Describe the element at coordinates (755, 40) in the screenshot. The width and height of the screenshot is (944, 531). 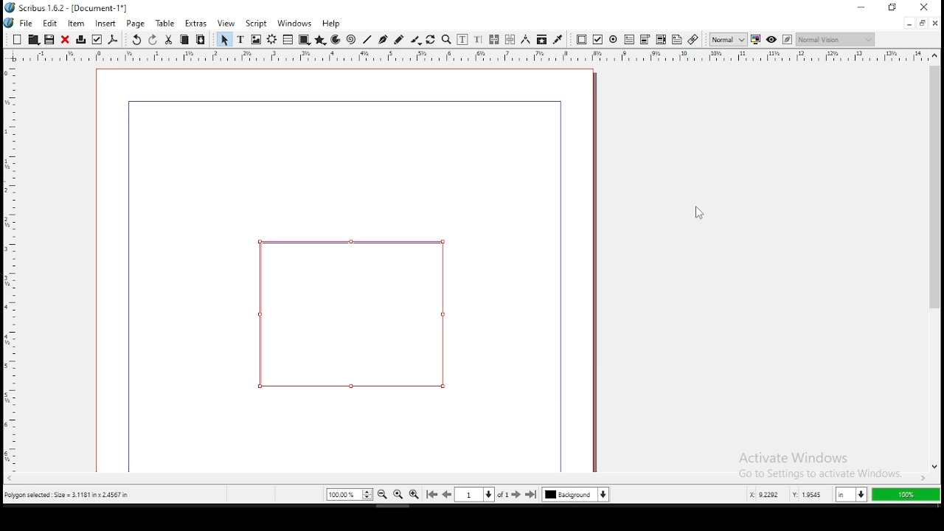
I see `toggle color management system` at that location.